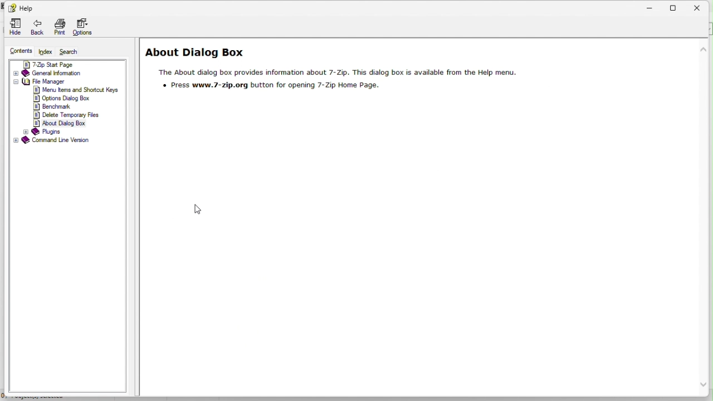  What do you see at coordinates (14, 27) in the screenshot?
I see `hide ` at bounding box center [14, 27].